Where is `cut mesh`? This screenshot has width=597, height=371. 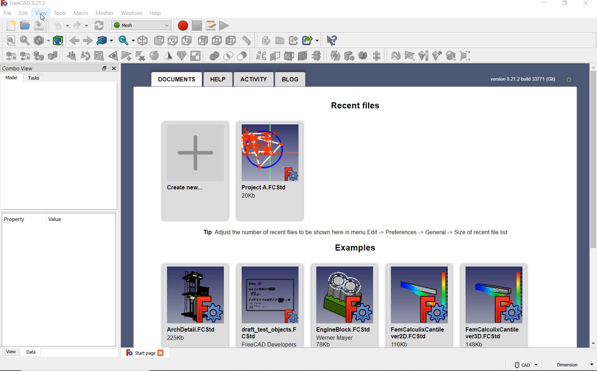 cut mesh is located at coordinates (244, 56).